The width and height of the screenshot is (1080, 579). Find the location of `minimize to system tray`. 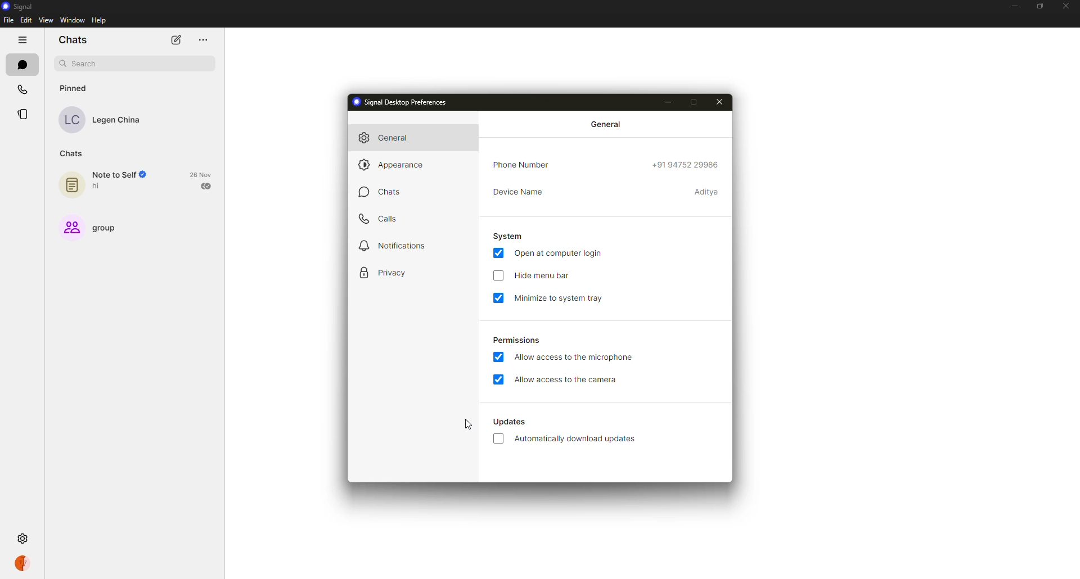

minimize to system tray is located at coordinates (560, 300).